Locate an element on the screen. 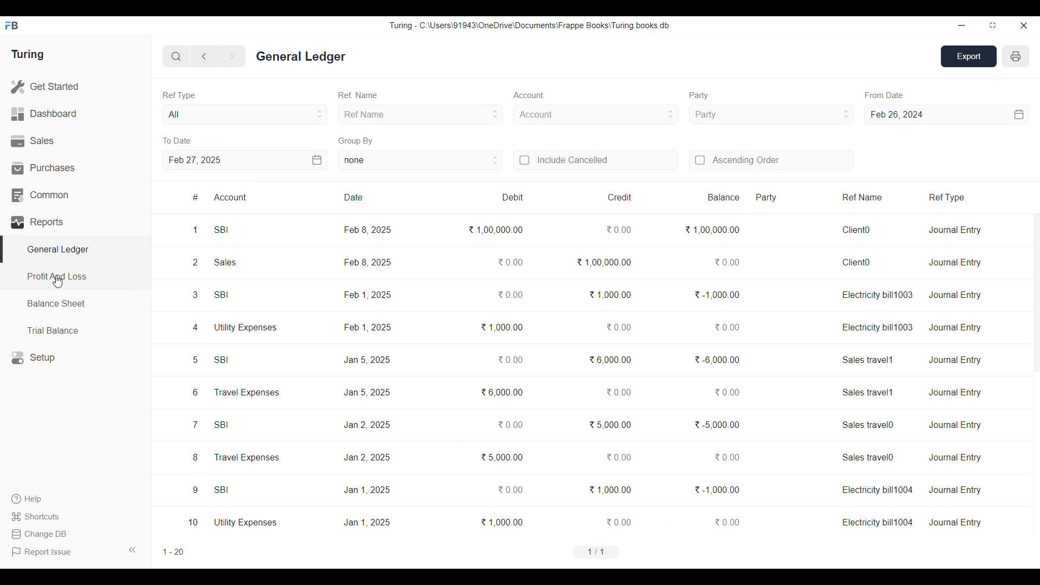 The width and height of the screenshot is (1040, 585). Client0 is located at coordinates (856, 230).